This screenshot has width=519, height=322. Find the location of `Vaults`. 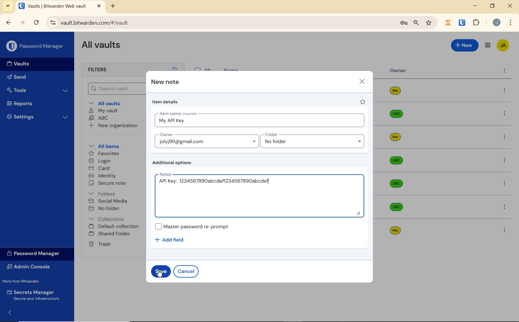

Vaults is located at coordinates (21, 64).